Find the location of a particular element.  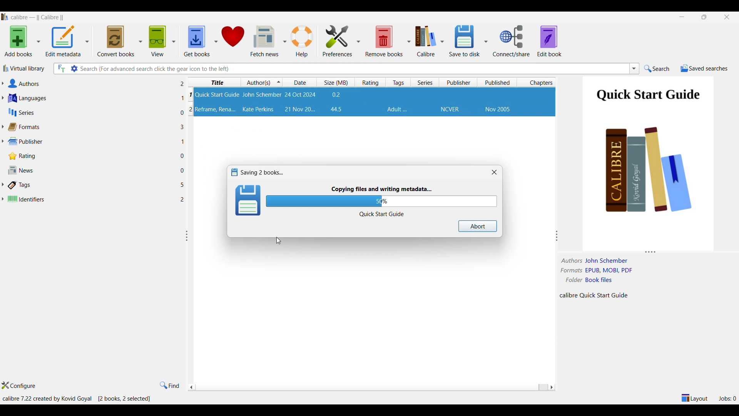

Horizontal slide bar is located at coordinates (369, 388).